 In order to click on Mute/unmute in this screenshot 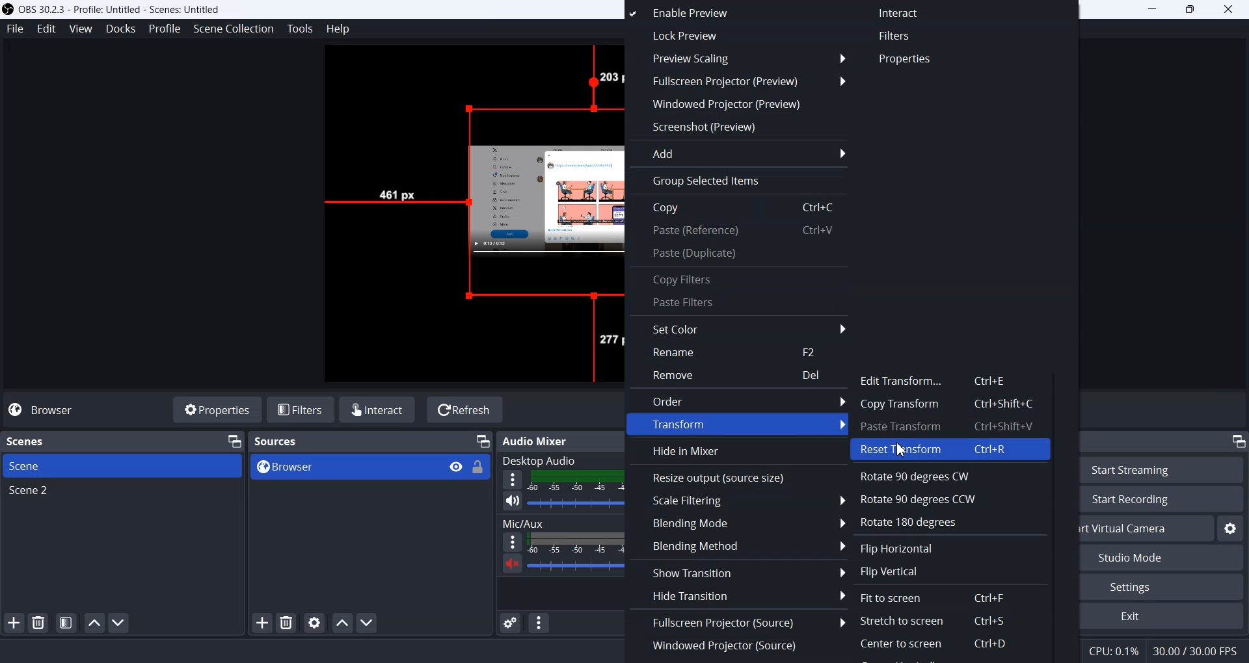, I will do `click(512, 500)`.